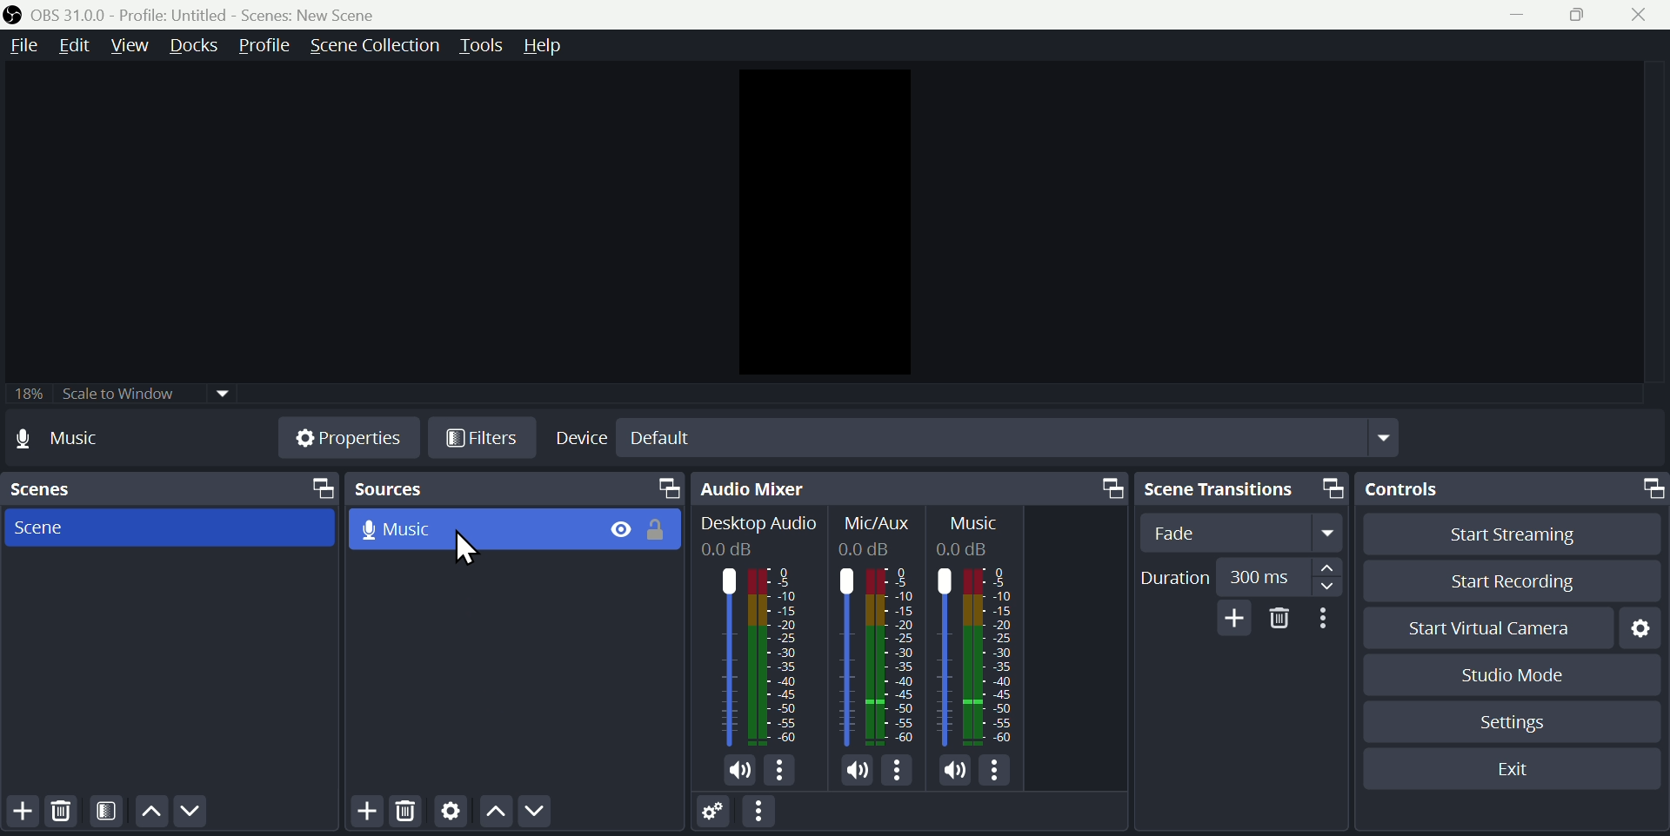 The width and height of the screenshot is (1670, 836). I want to click on cursor, so click(463, 552).